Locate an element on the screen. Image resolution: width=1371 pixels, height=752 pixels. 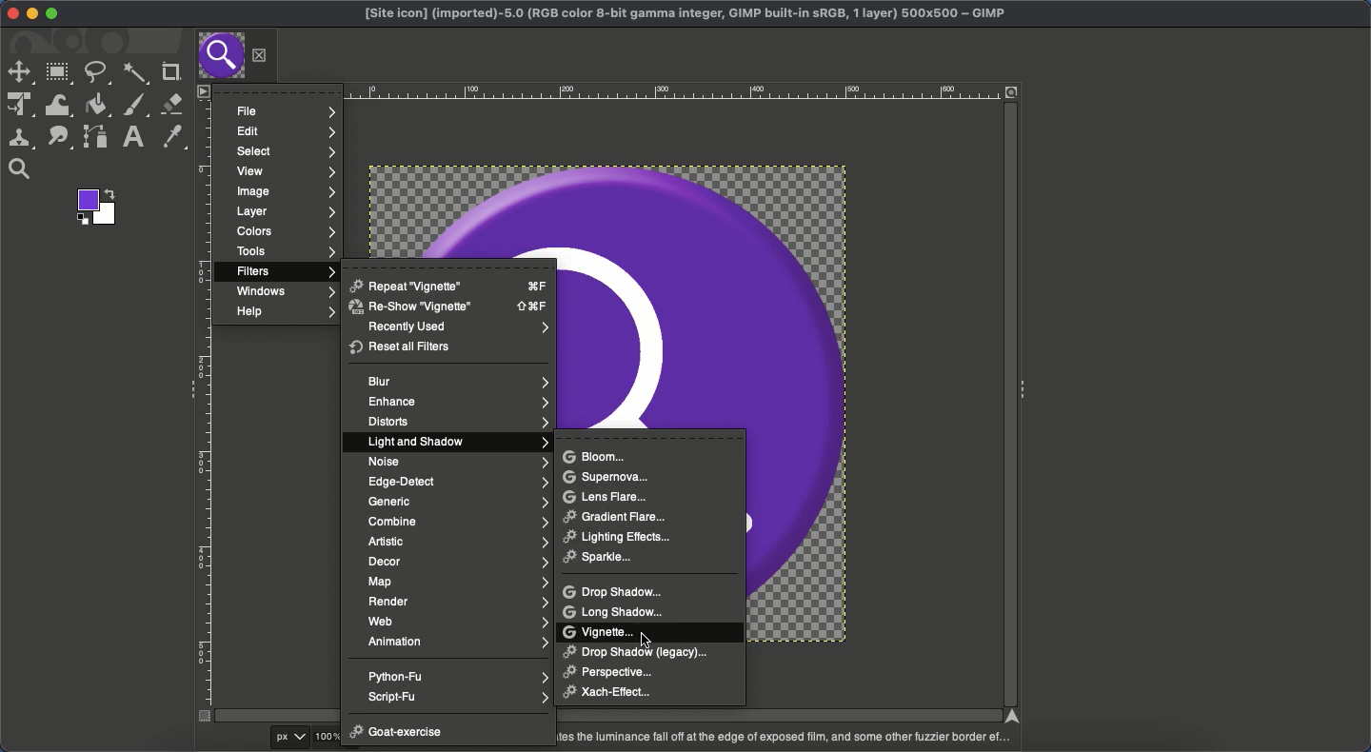
Distorts is located at coordinates (456, 423).